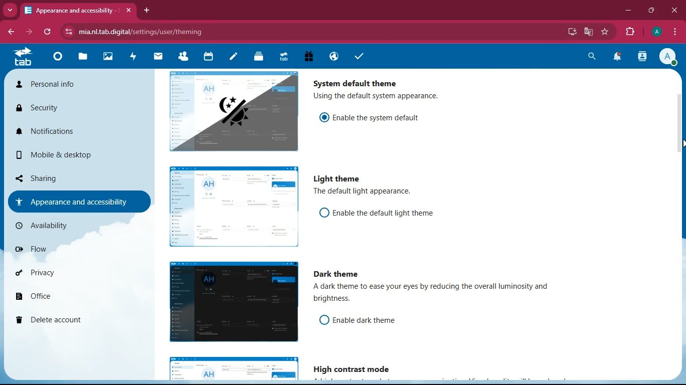 The width and height of the screenshot is (686, 385). I want to click on minimize, so click(628, 12).